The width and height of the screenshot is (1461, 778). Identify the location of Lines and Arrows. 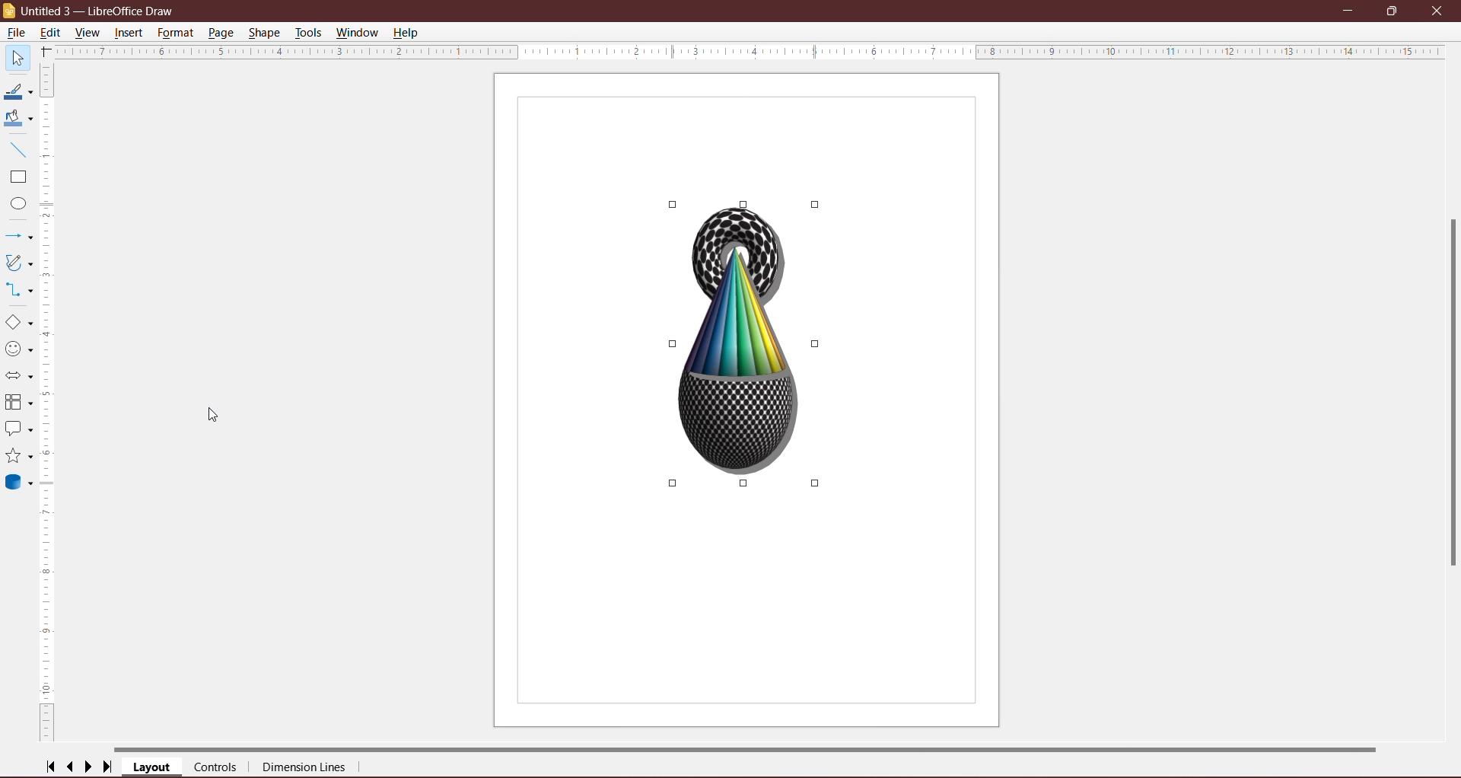
(20, 236).